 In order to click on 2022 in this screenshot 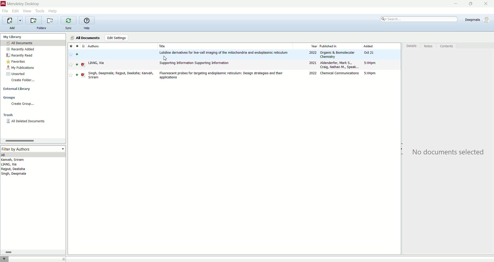, I will do `click(313, 73)`.